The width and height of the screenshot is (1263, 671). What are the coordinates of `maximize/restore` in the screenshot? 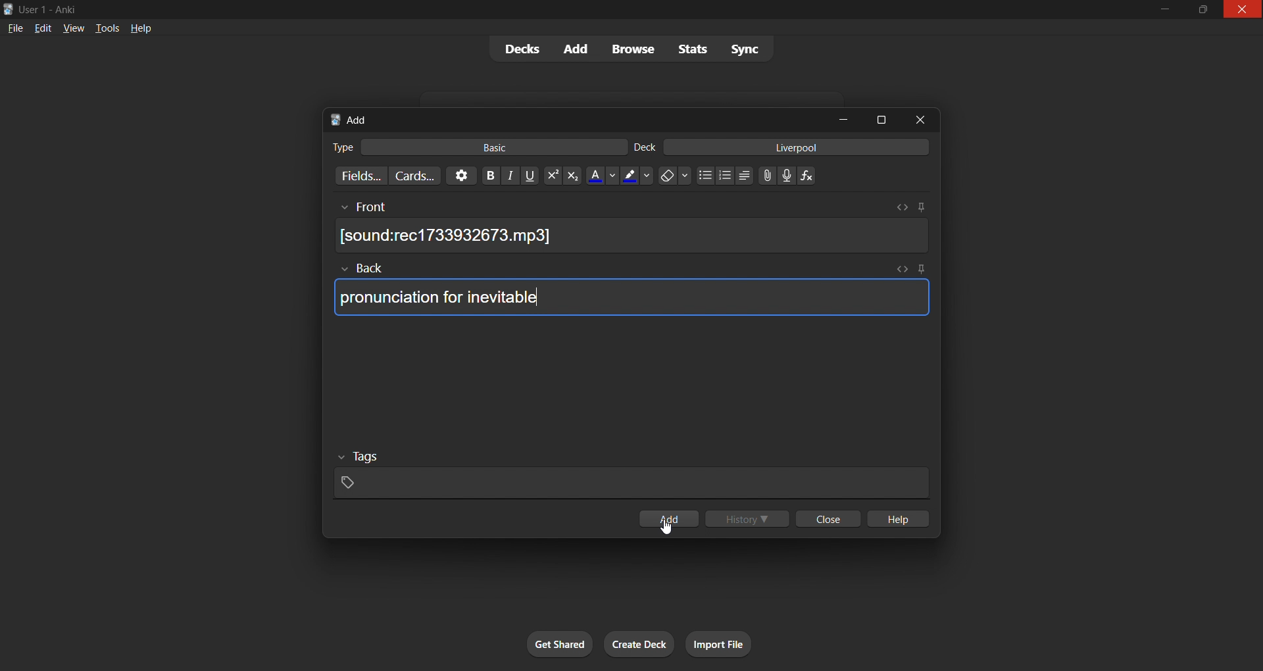 It's located at (1200, 10).